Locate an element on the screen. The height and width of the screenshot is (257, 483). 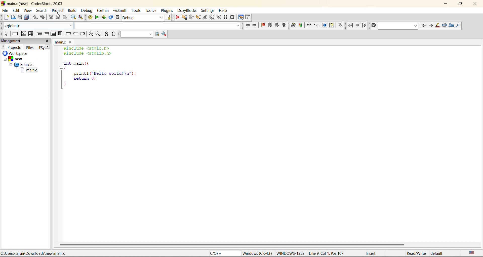
toggle comments is located at coordinates (113, 34).